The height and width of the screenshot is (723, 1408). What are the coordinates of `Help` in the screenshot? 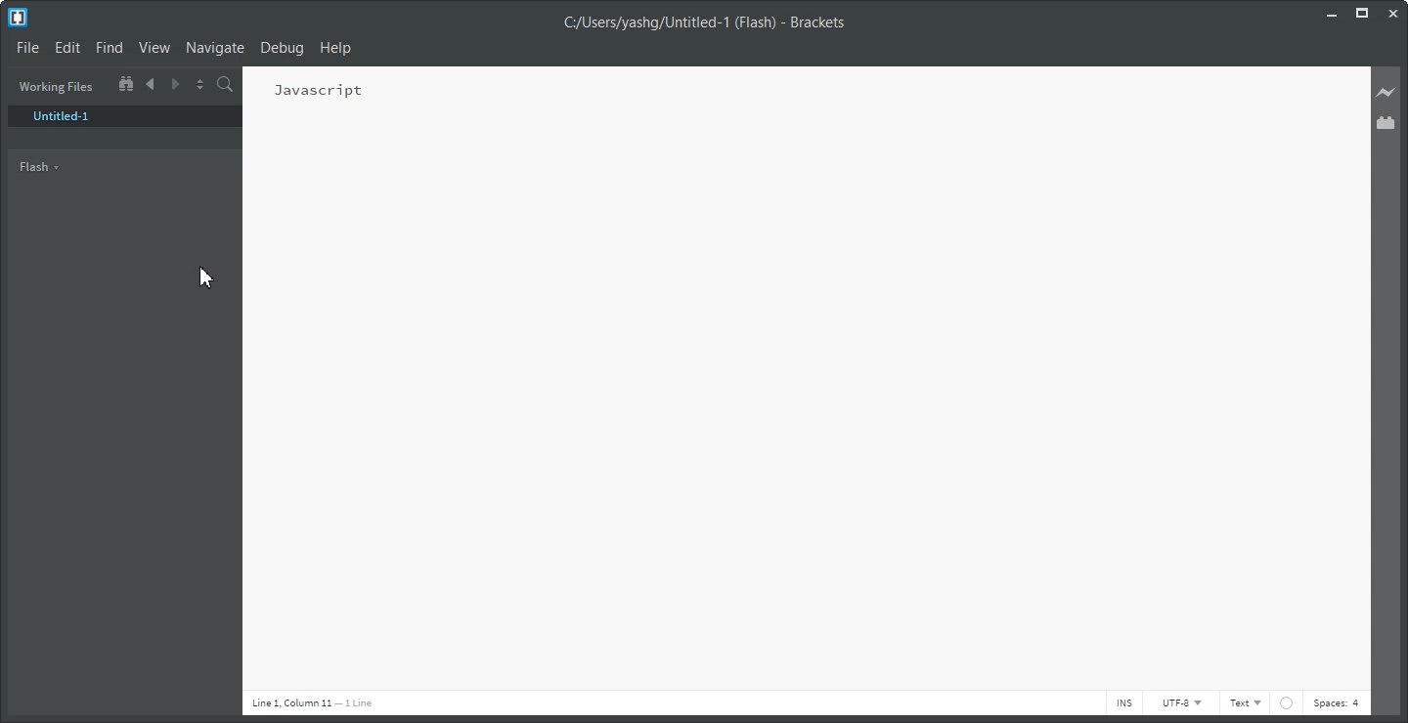 It's located at (336, 48).